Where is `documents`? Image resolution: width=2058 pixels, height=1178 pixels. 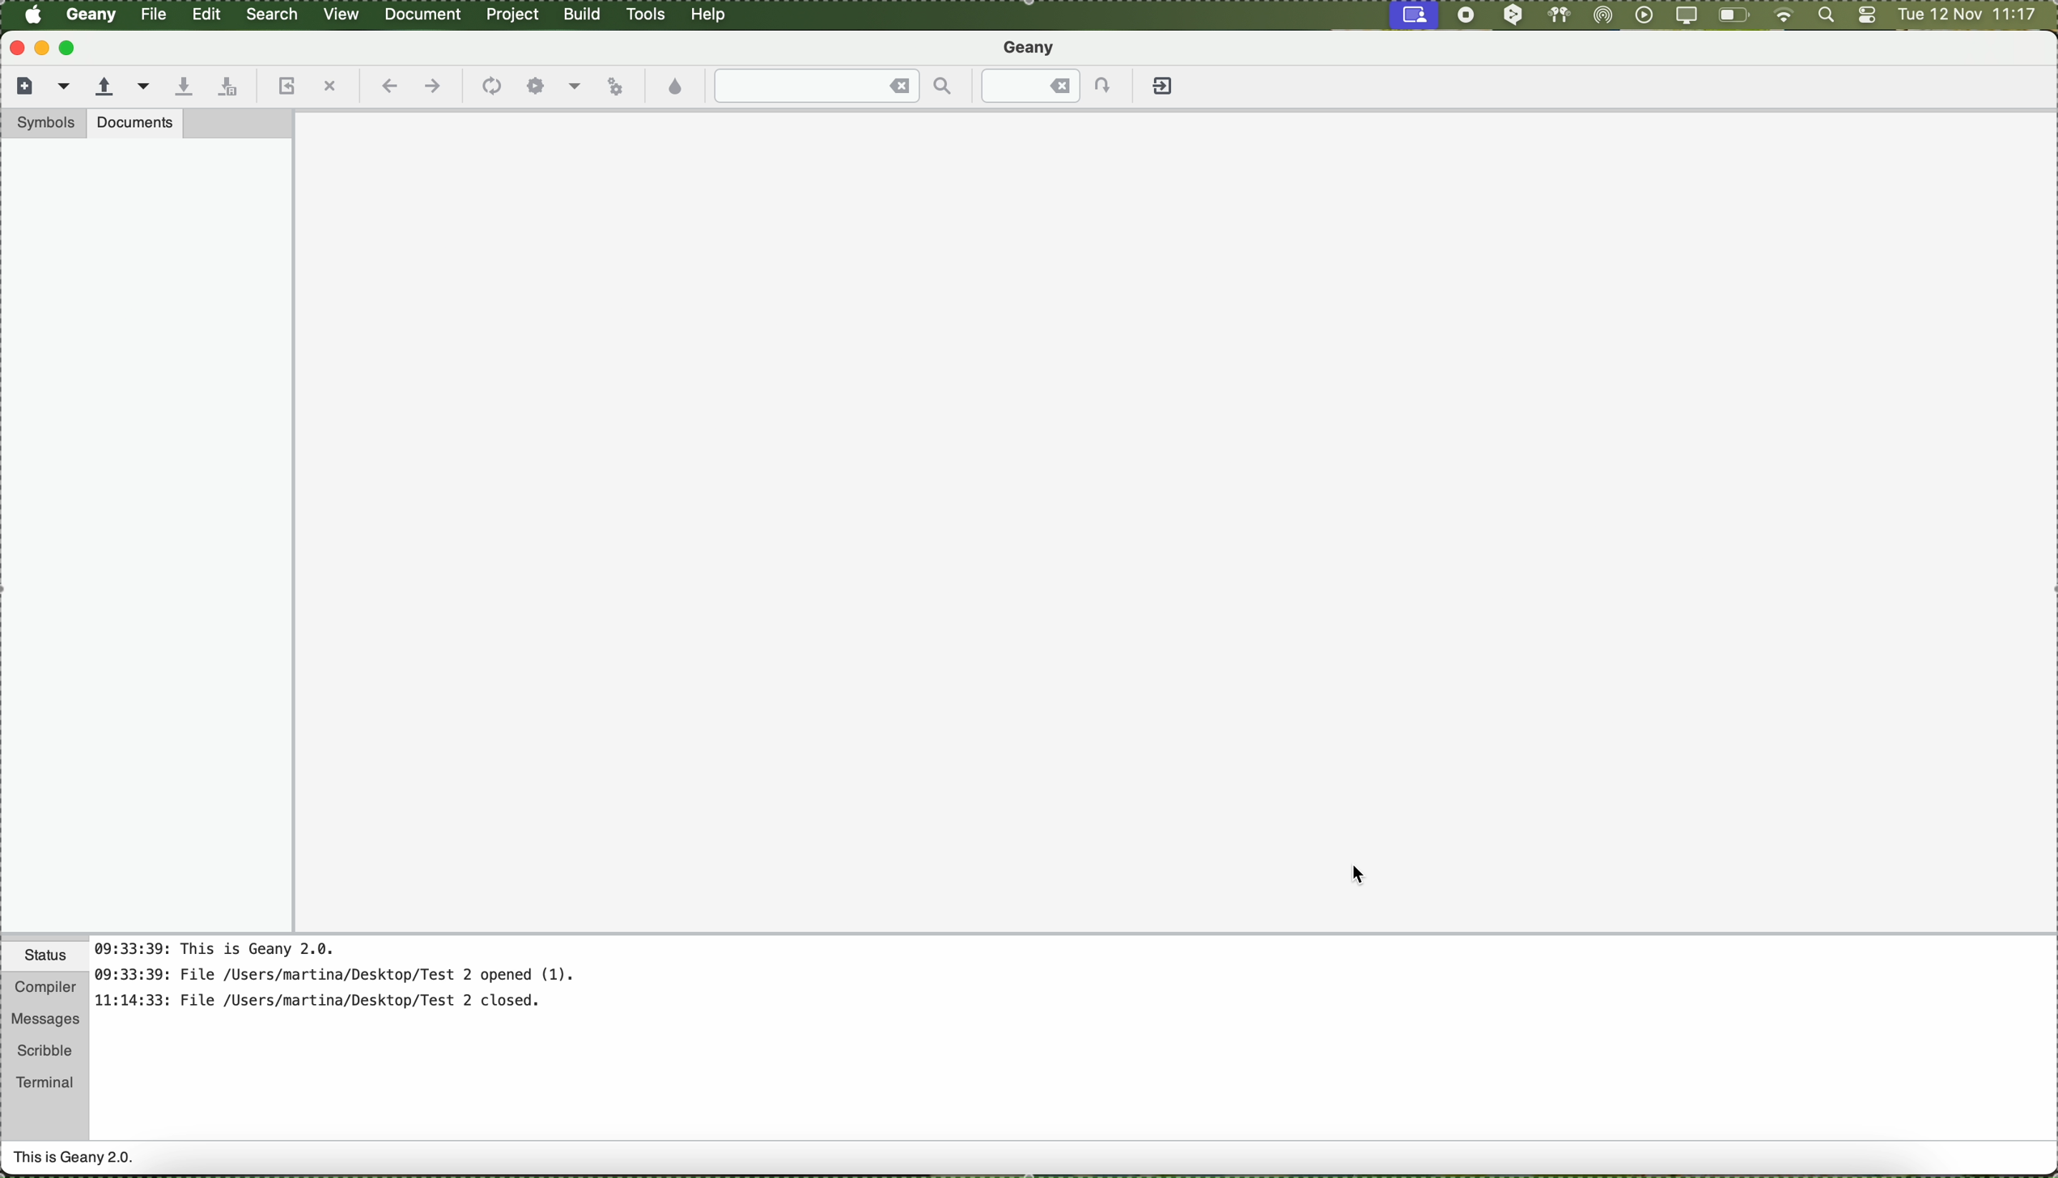
documents is located at coordinates (135, 122).